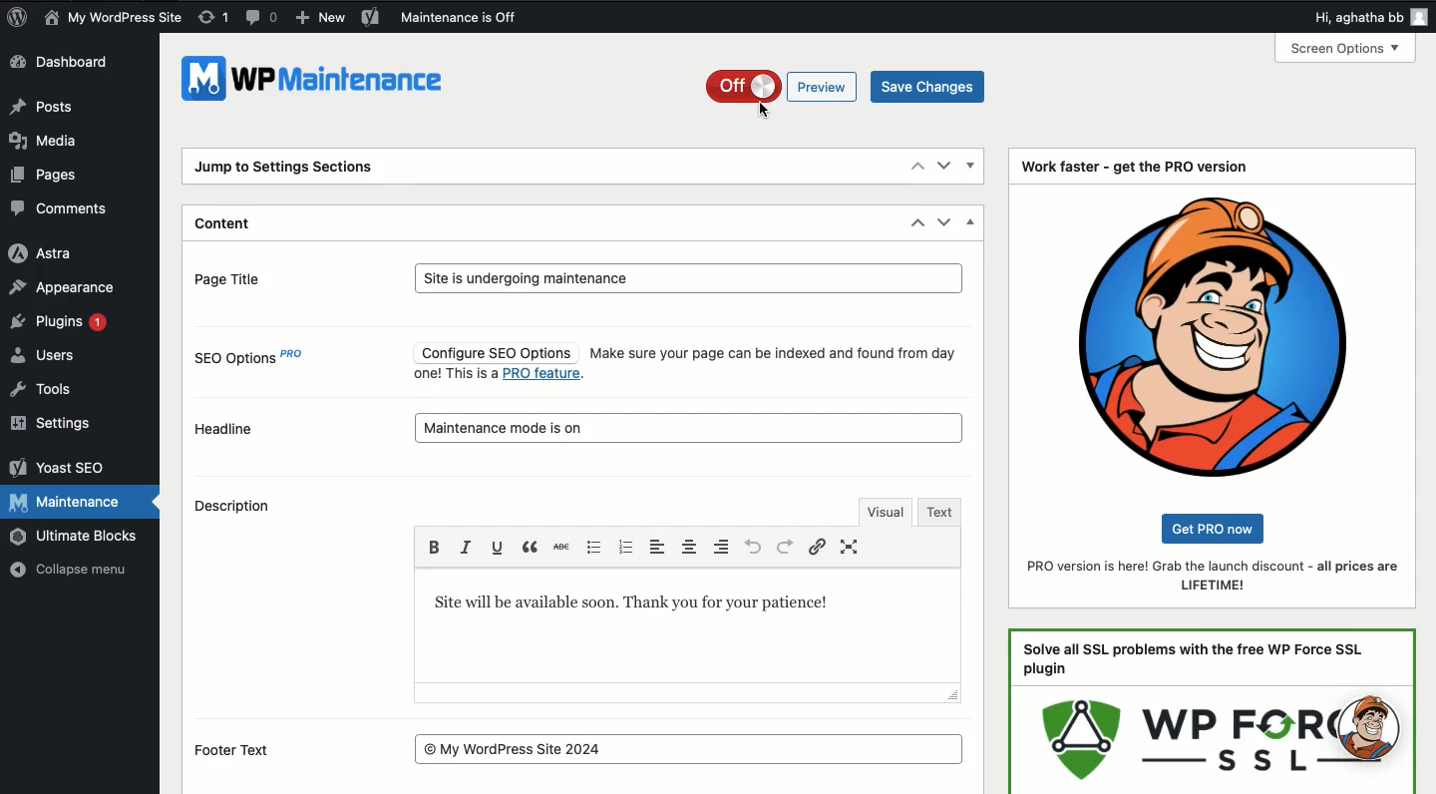 The image size is (1436, 794). Describe the element at coordinates (1219, 528) in the screenshot. I see `get pro now` at that location.